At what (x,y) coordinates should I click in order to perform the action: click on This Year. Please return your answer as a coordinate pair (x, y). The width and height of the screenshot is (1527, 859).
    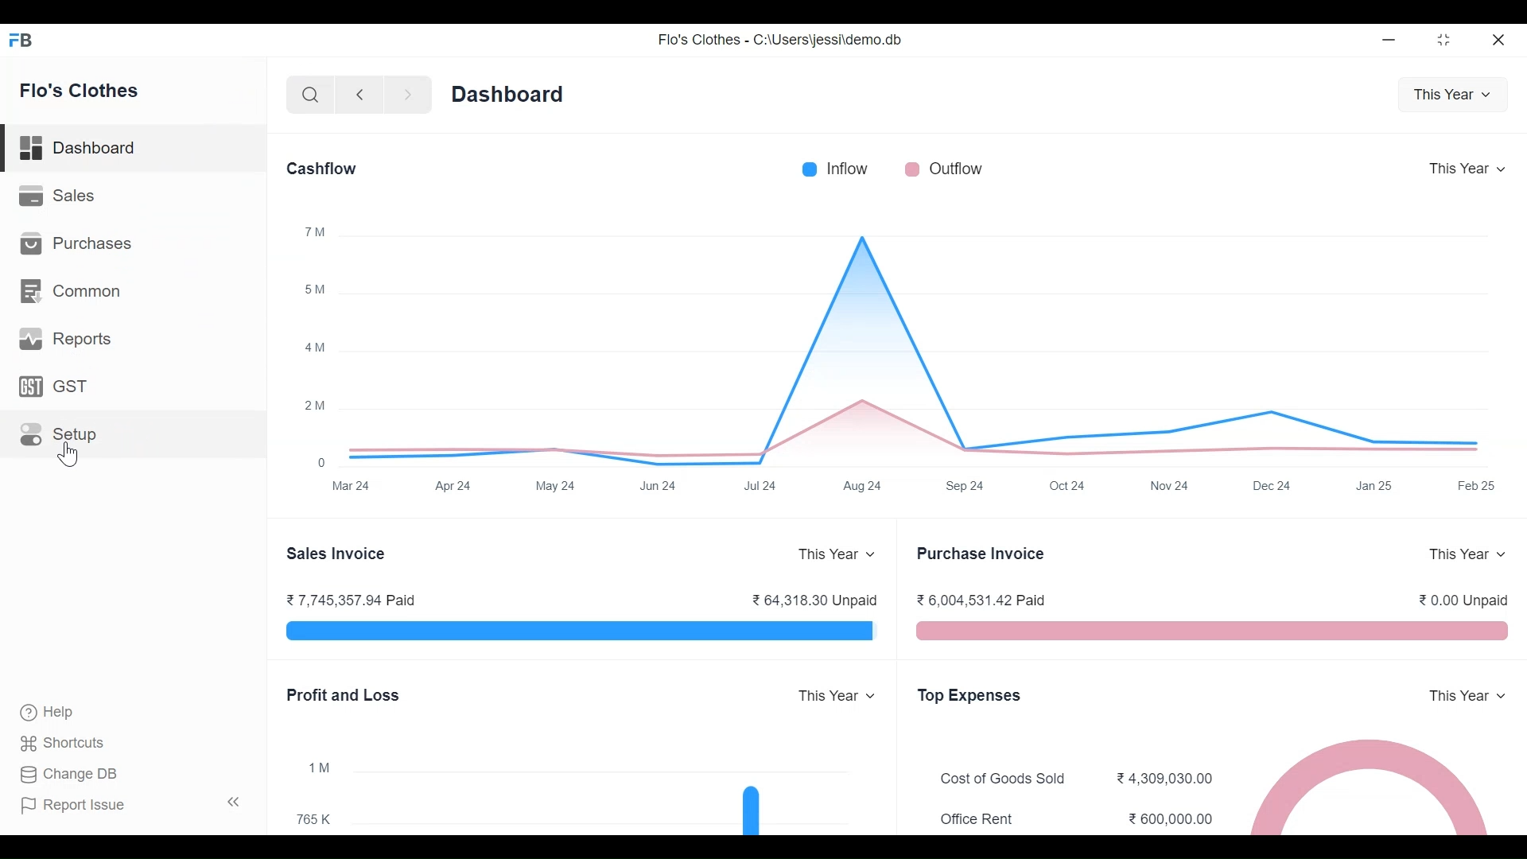
    Looking at the image, I should click on (1467, 696).